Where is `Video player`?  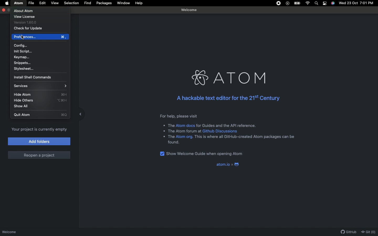 Video player is located at coordinates (287, 3).